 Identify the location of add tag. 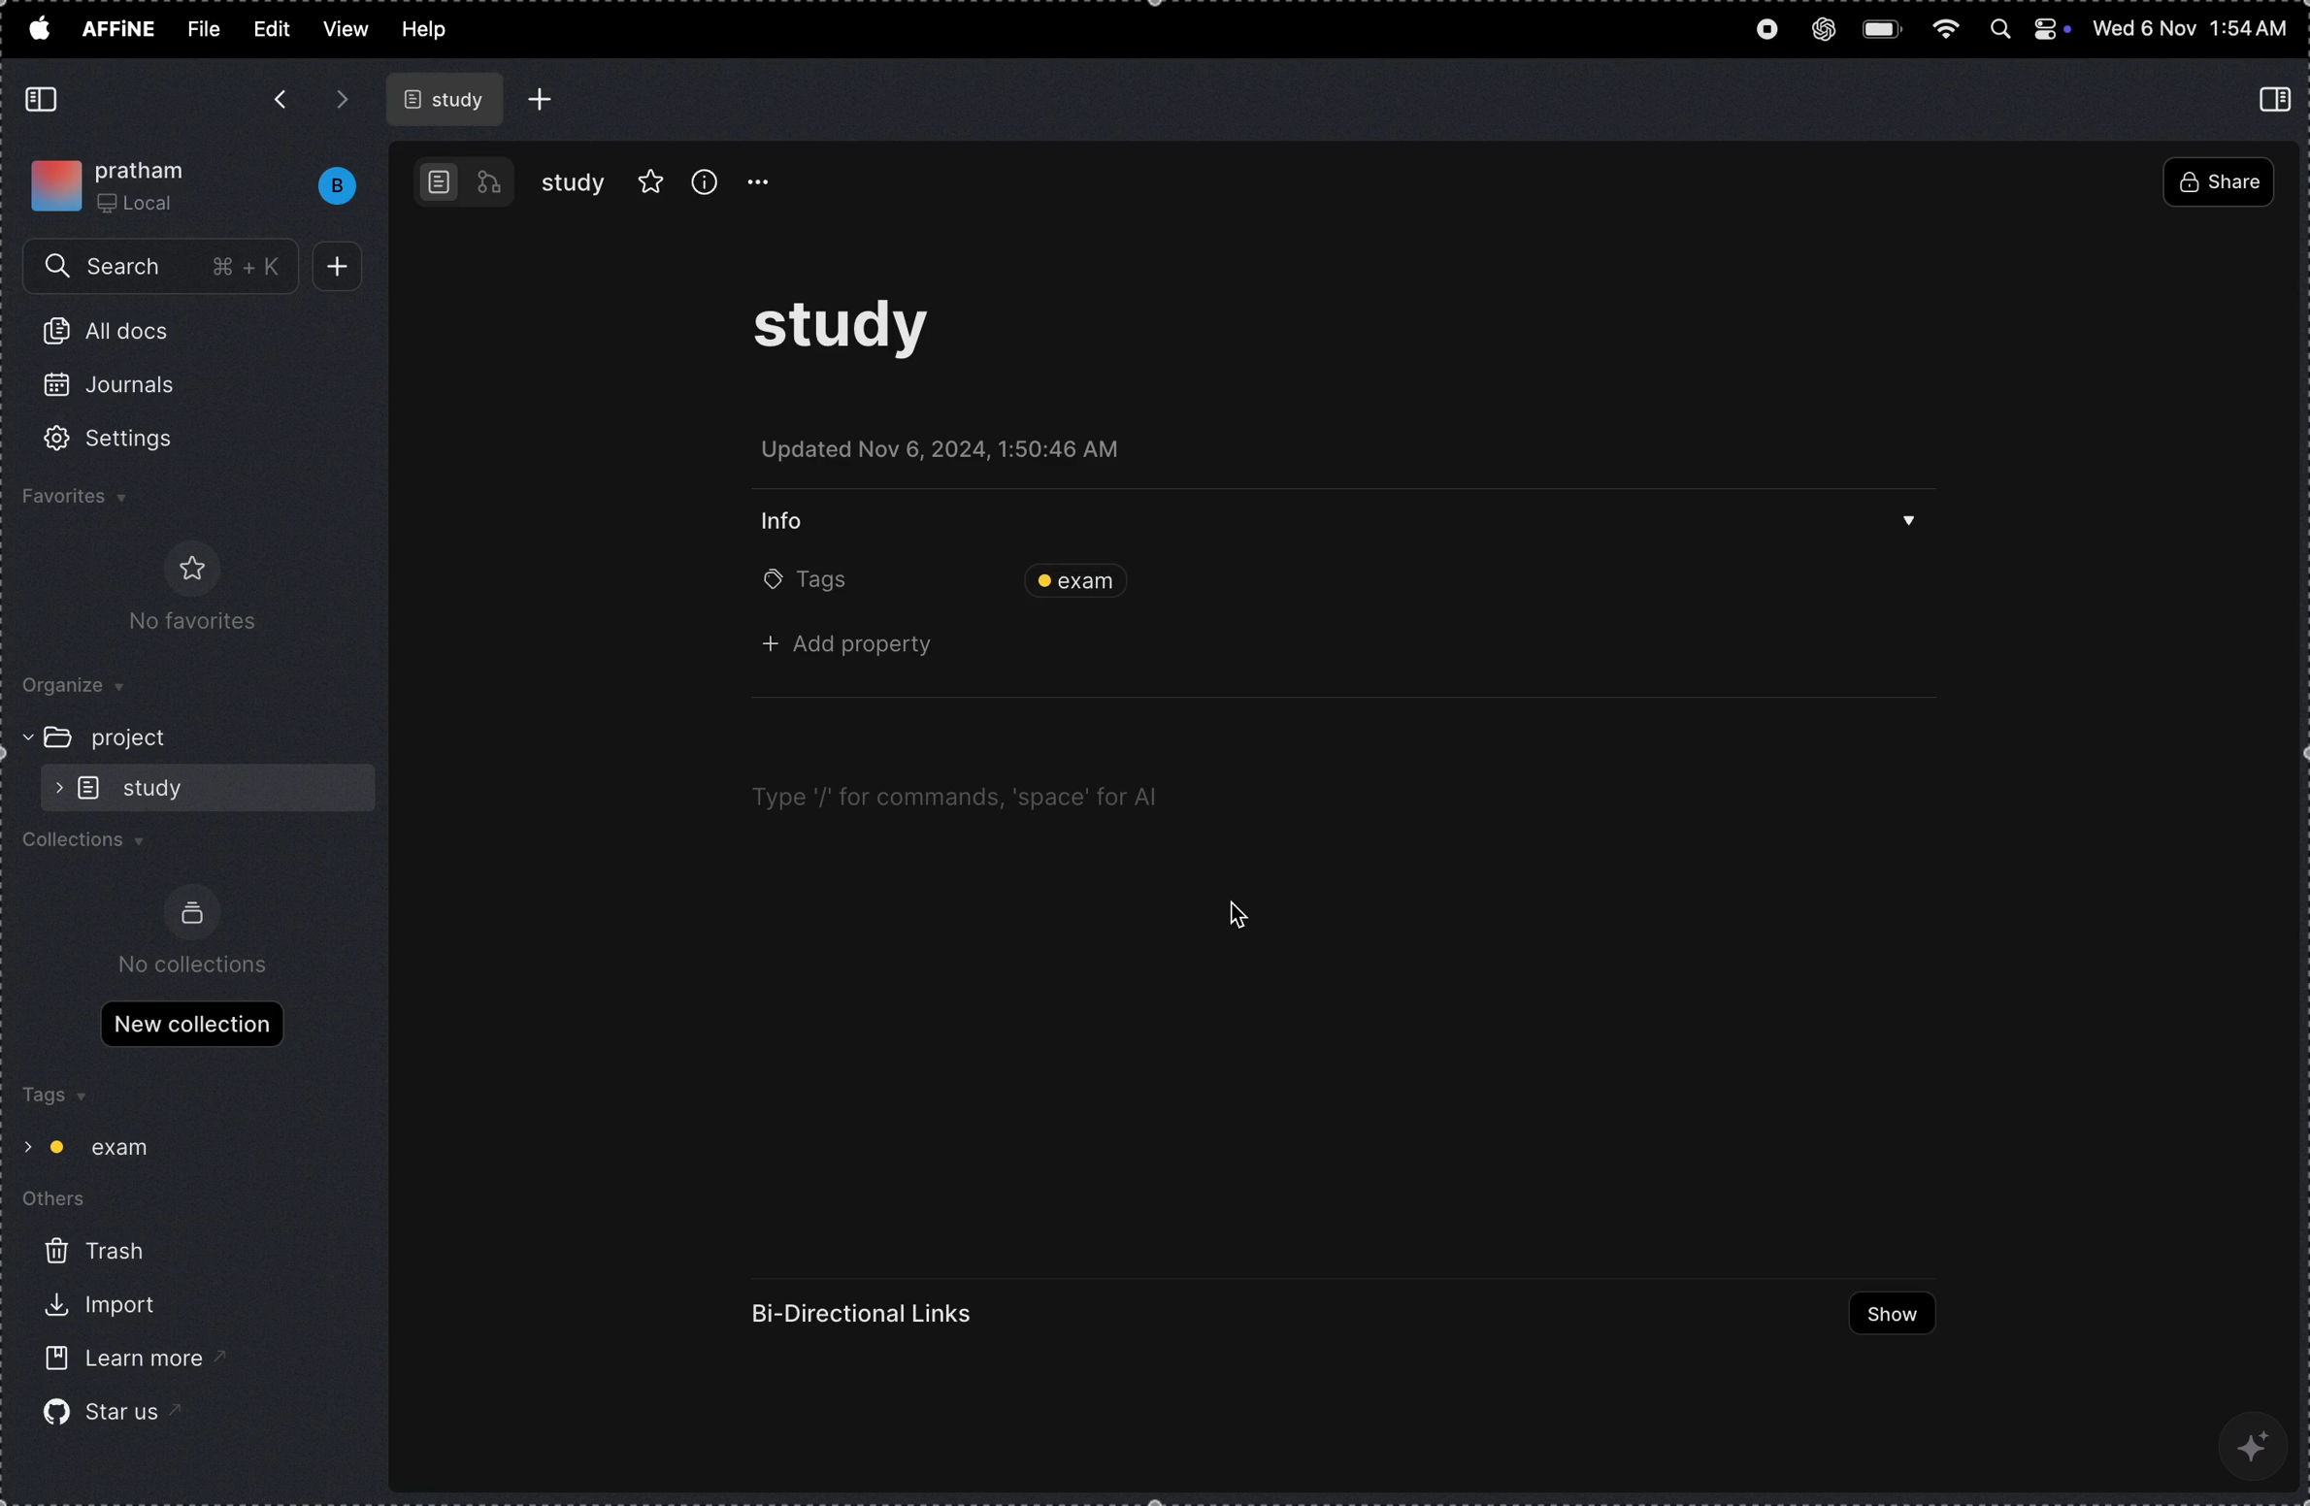
(1474, 579).